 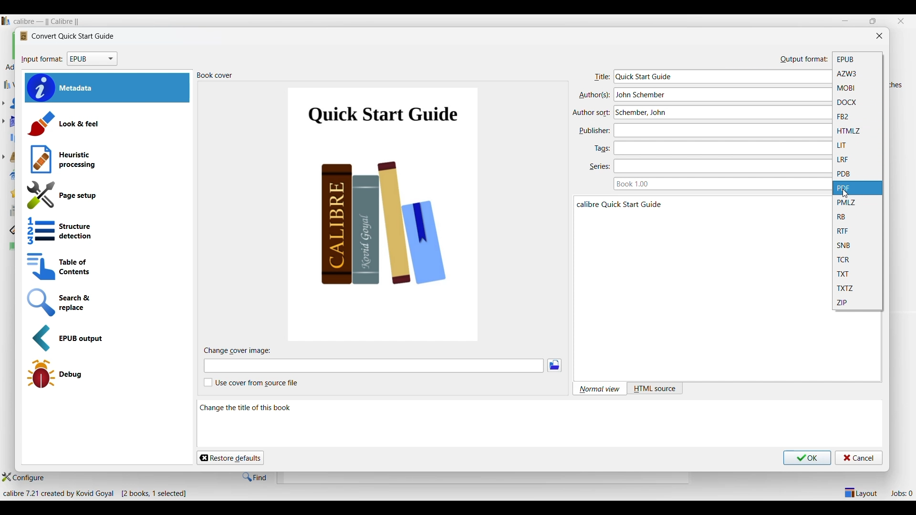 I want to click on Type in author, so click(x=702, y=95).